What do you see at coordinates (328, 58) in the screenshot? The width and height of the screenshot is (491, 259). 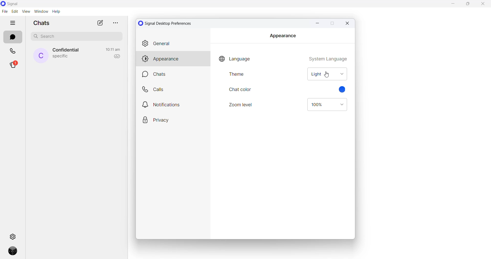 I see `system language` at bounding box center [328, 58].